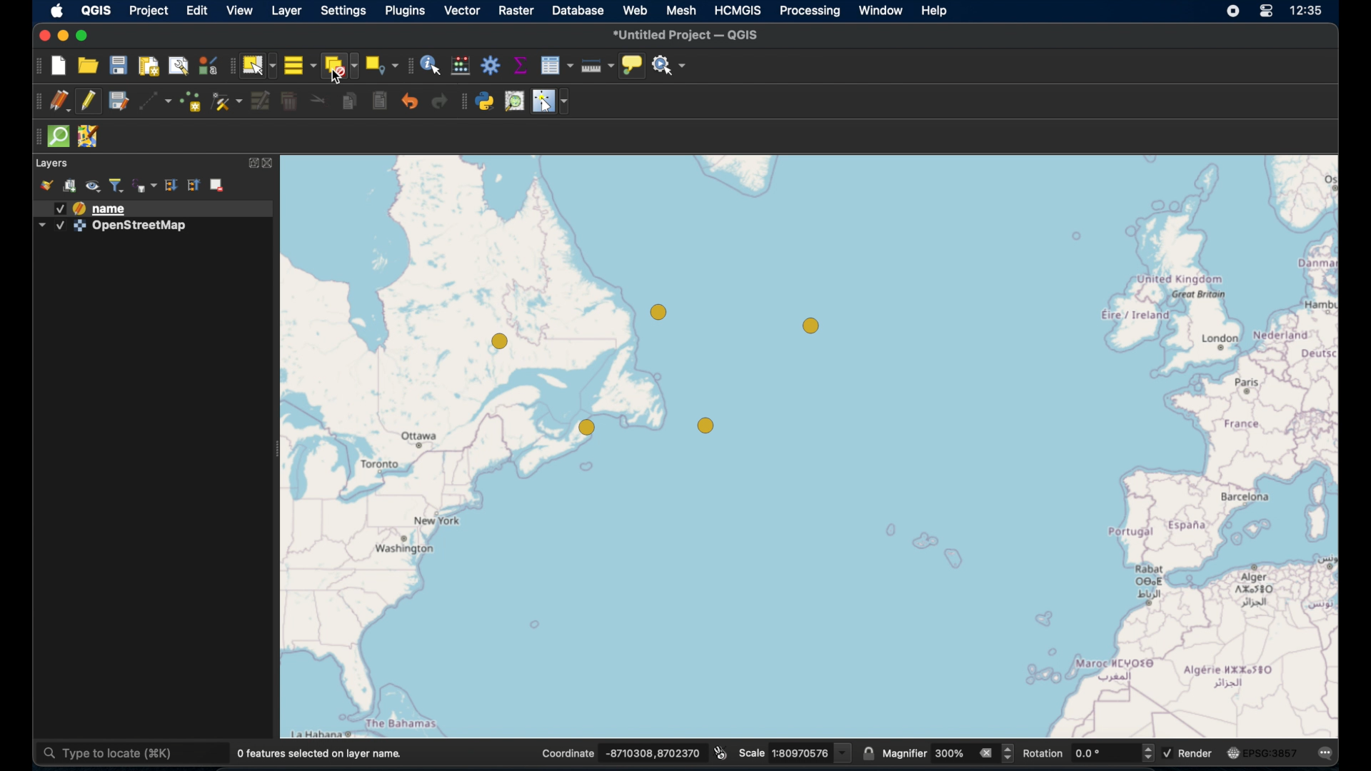 Image resolution: width=1371 pixels, height=771 pixels. Describe the element at coordinates (669, 66) in the screenshot. I see `no action selected` at that location.